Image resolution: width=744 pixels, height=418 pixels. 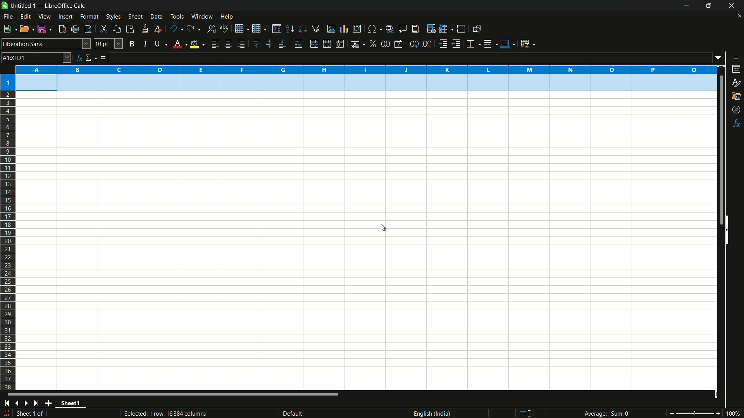 I want to click on previous sheet, so click(x=16, y=403).